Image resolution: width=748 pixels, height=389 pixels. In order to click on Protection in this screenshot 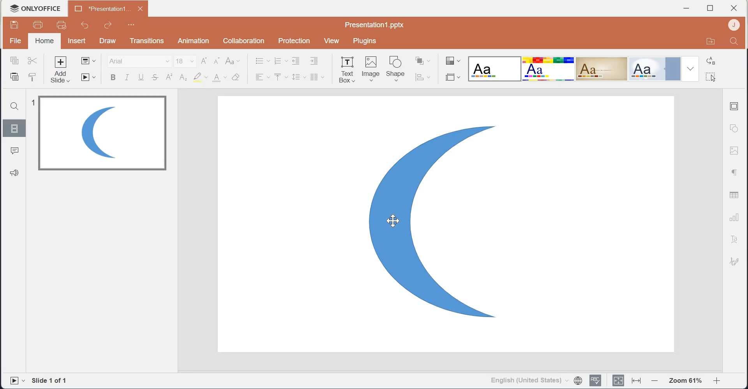, I will do `click(291, 42)`.